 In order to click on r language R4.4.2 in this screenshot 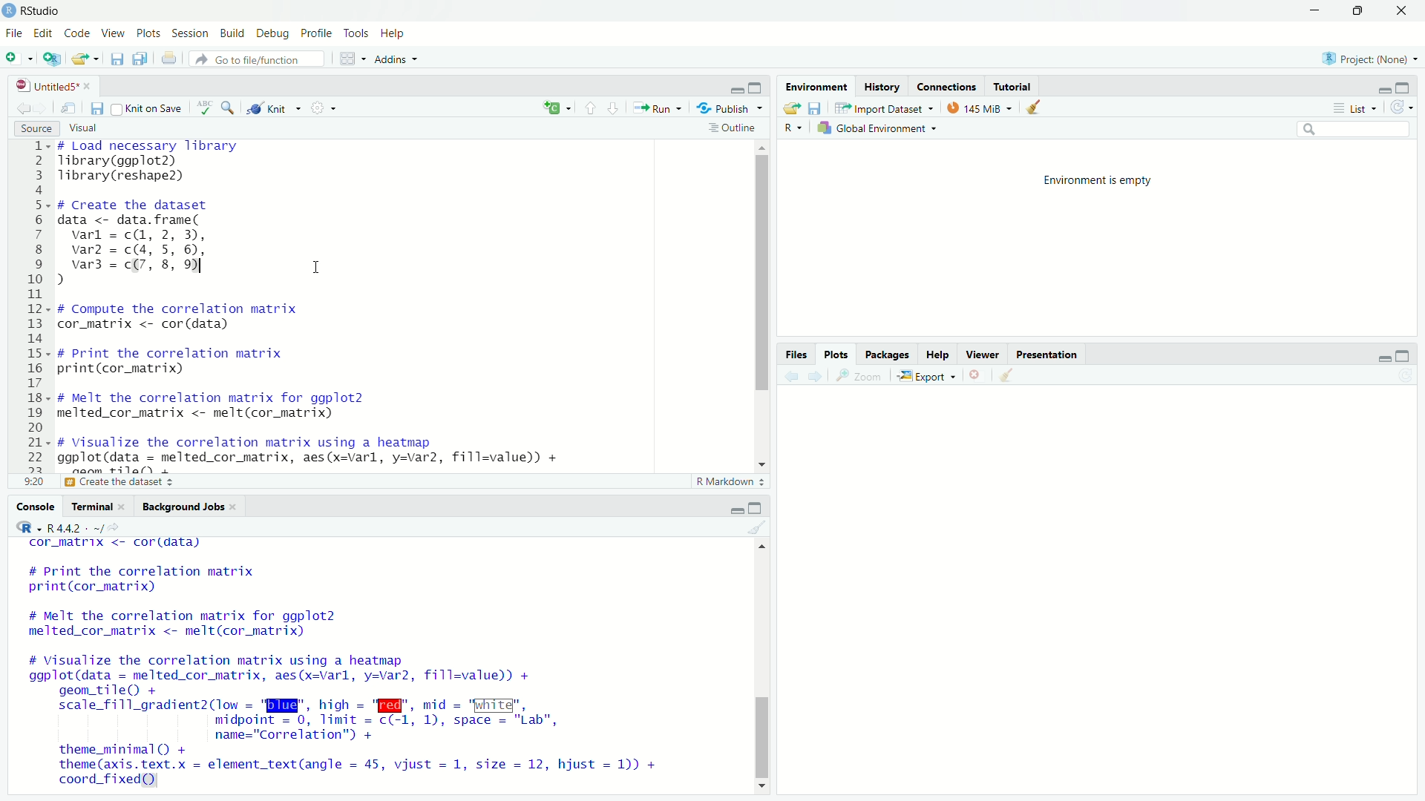, I will do `click(85, 527)`.